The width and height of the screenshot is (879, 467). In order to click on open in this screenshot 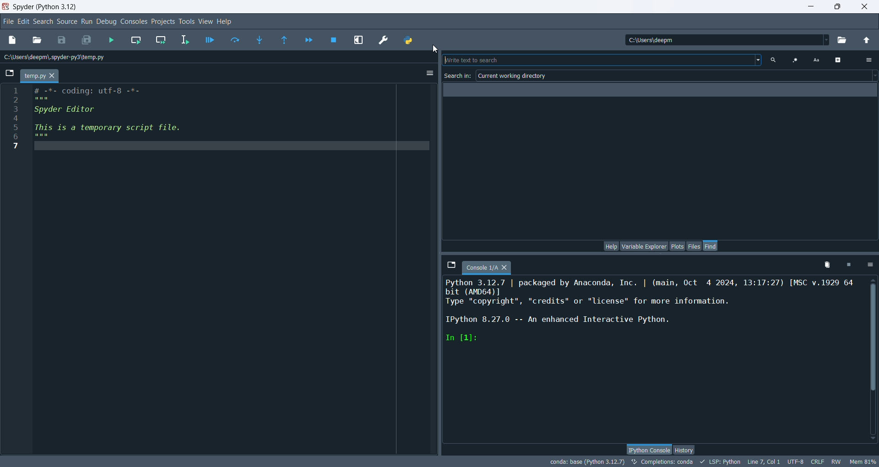, I will do `click(38, 40)`.